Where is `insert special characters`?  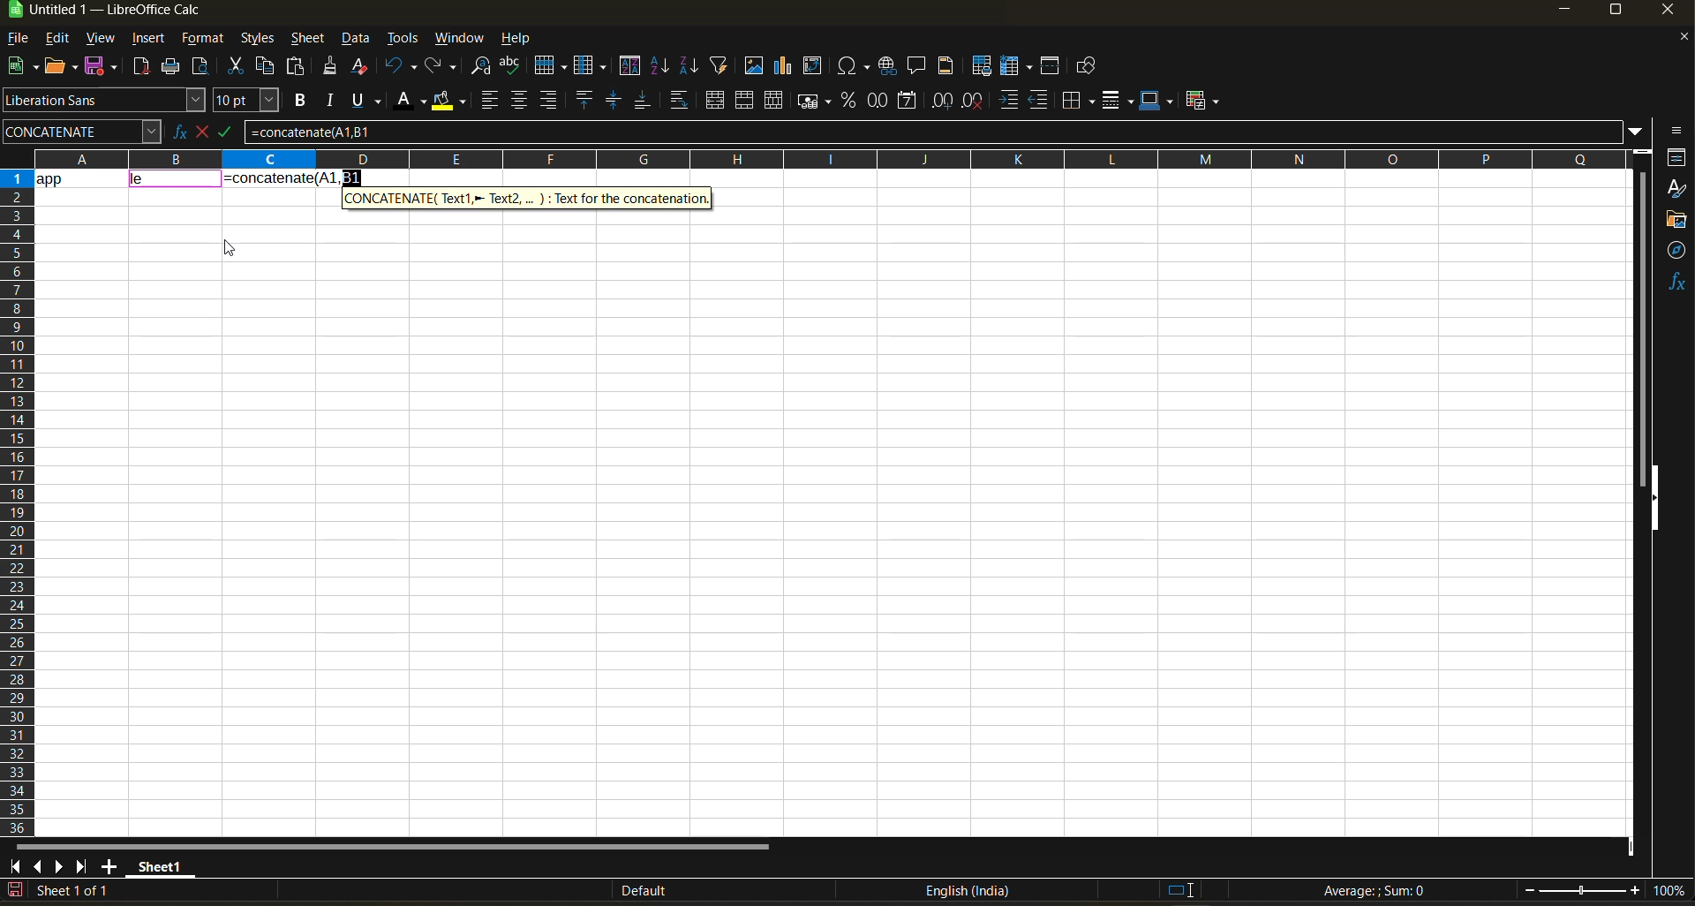 insert special characters is located at coordinates (857, 67).